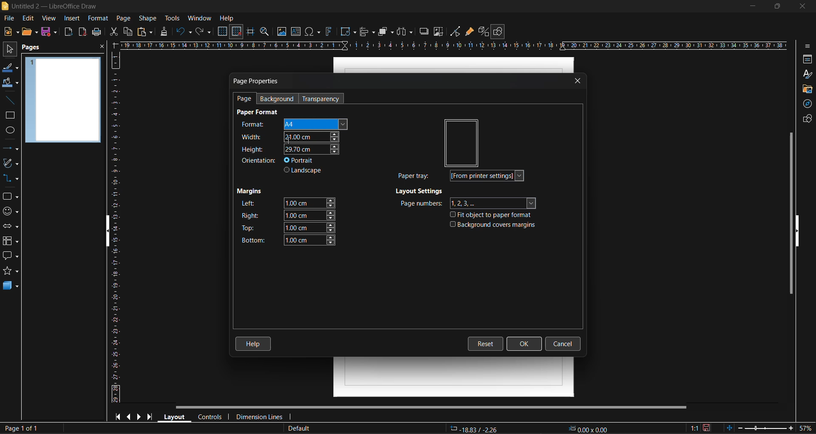 Image resolution: width=816 pixels, height=434 pixels. Describe the element at coordinates (104, 231) in the screenshot. I see `hide` at that location.